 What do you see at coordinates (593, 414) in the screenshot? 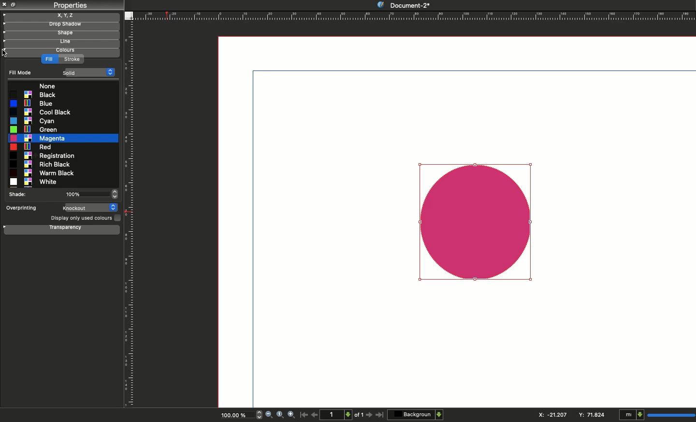
I see `Y: 84.706` at bounding box center [593, 414].